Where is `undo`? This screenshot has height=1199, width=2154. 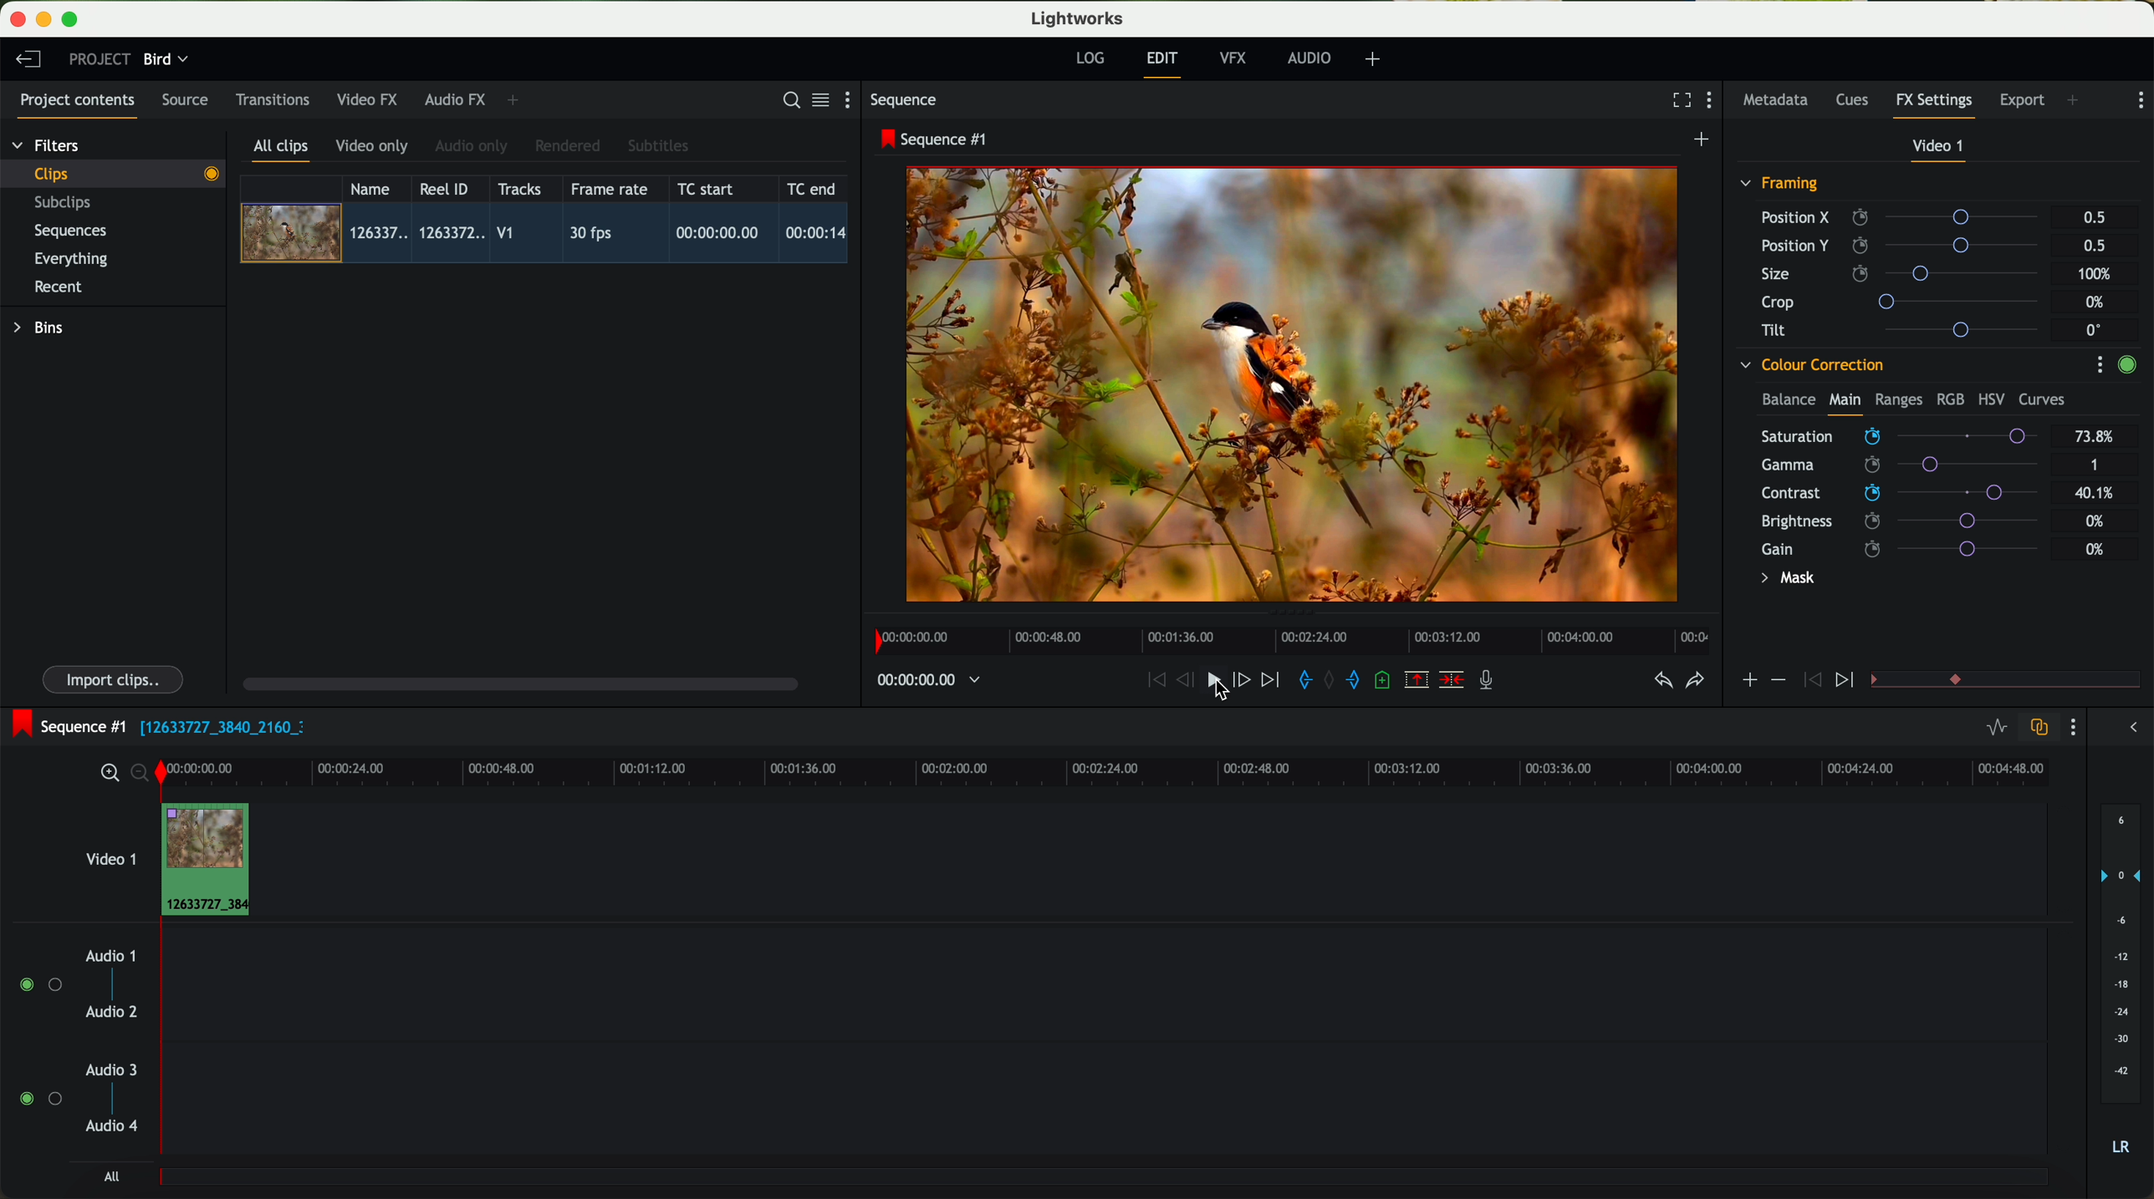
undo is located at coordinates (1661, 681).